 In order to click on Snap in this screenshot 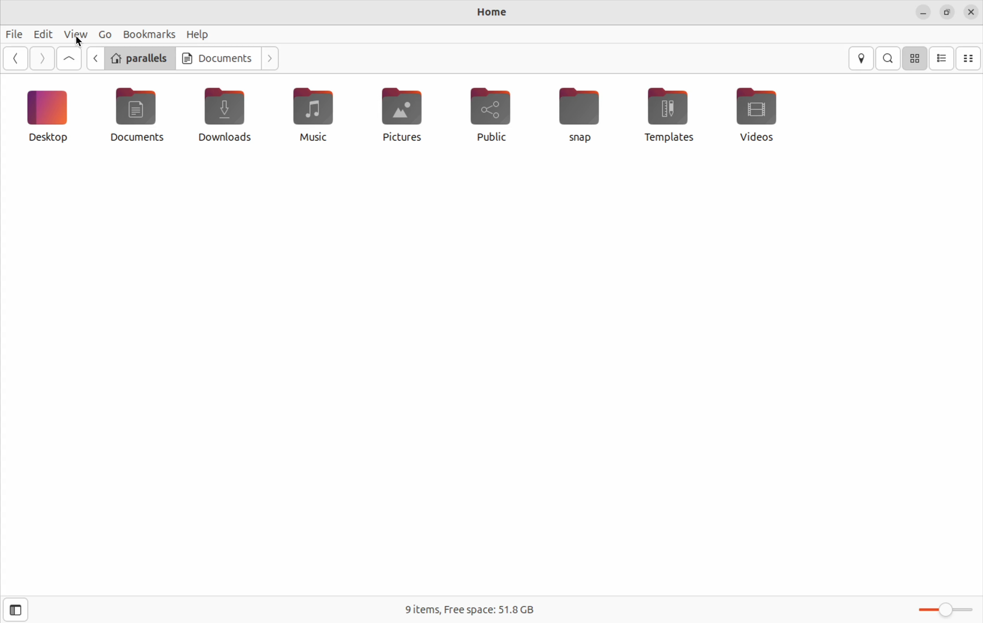, I will do `click(583, 118)`.